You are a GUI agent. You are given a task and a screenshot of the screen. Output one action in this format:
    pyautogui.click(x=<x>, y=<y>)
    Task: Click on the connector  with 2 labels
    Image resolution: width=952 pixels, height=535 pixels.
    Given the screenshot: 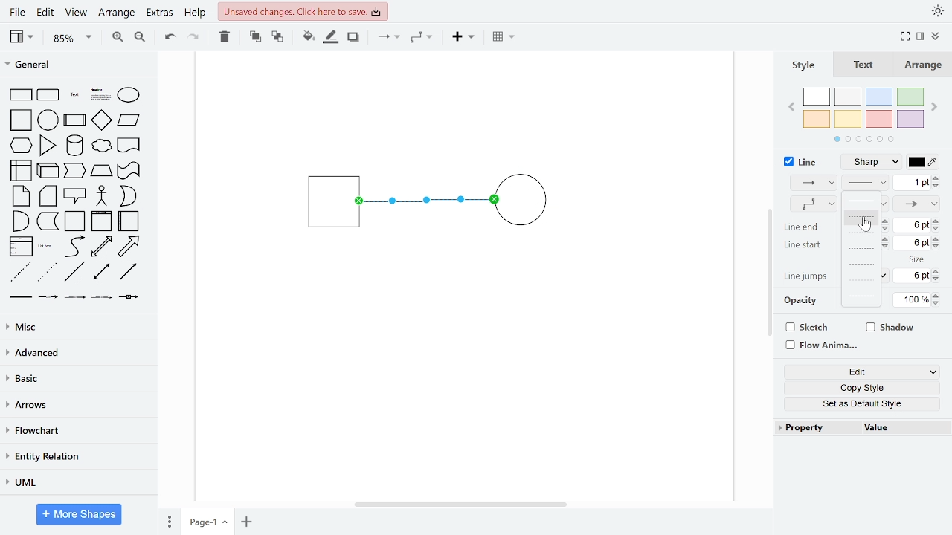 What is the action you would take?
    pyautogui.click(x=76, y=297)
    